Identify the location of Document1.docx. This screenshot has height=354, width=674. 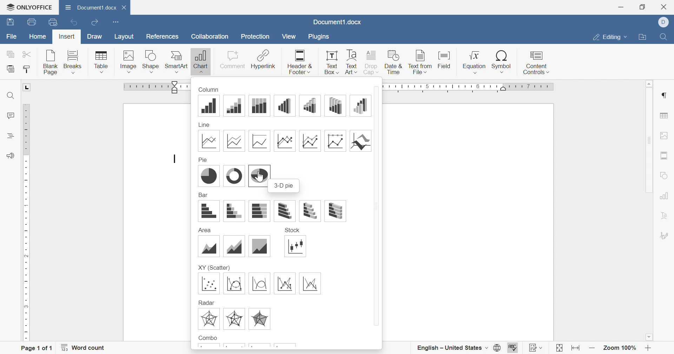
(92, 8).